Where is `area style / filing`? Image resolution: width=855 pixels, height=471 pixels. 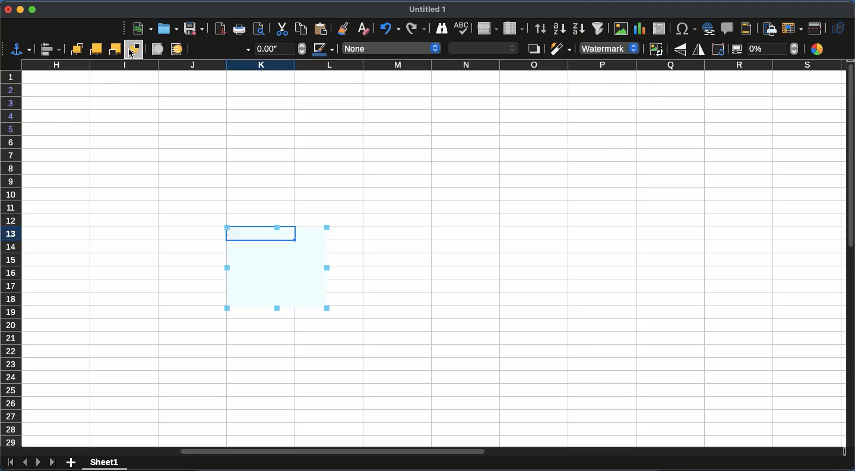 area style / filing is located at coordinates (484, 48).